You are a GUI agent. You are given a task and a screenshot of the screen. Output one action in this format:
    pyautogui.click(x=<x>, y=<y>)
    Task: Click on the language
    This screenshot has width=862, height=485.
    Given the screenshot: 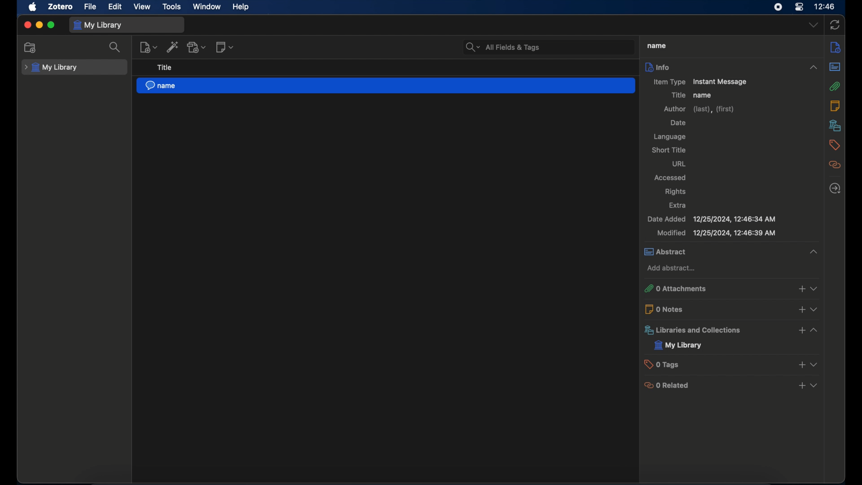 What is the action you would take?
    pyautogui.click(x=670, y=137)
    